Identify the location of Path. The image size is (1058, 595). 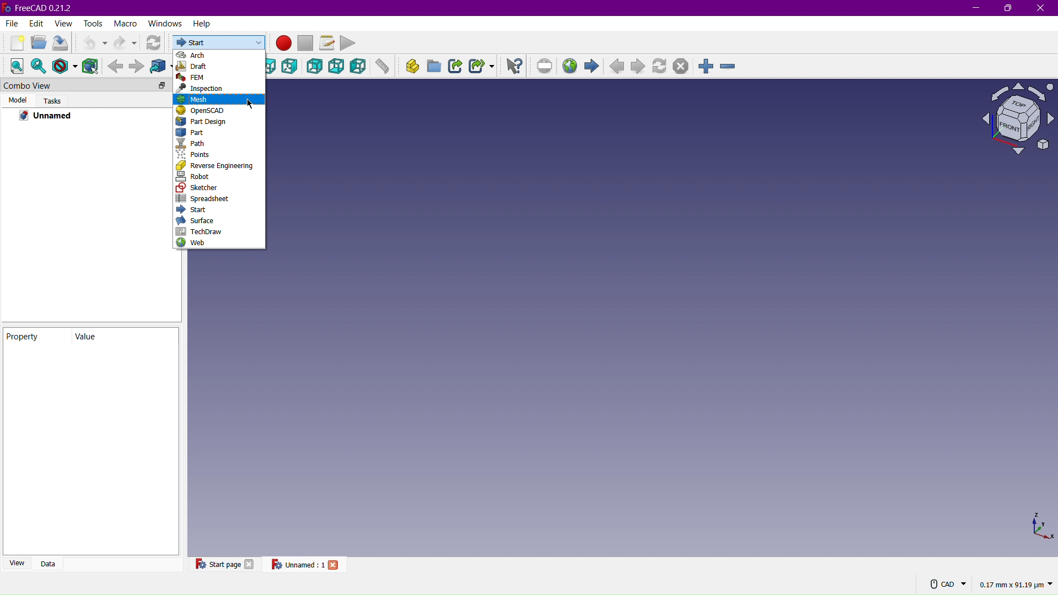
(220, 143).